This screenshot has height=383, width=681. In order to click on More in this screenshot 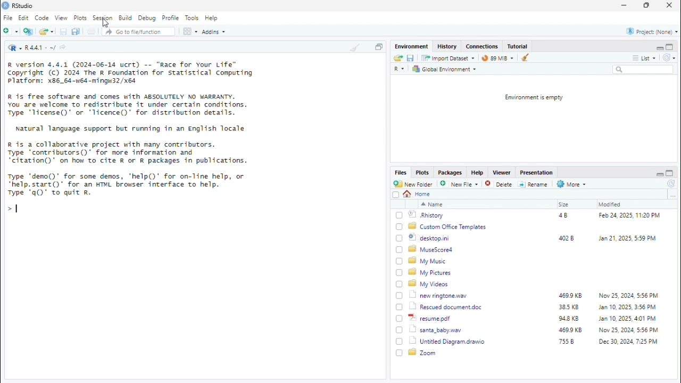, I will do `click(572, 184)`.